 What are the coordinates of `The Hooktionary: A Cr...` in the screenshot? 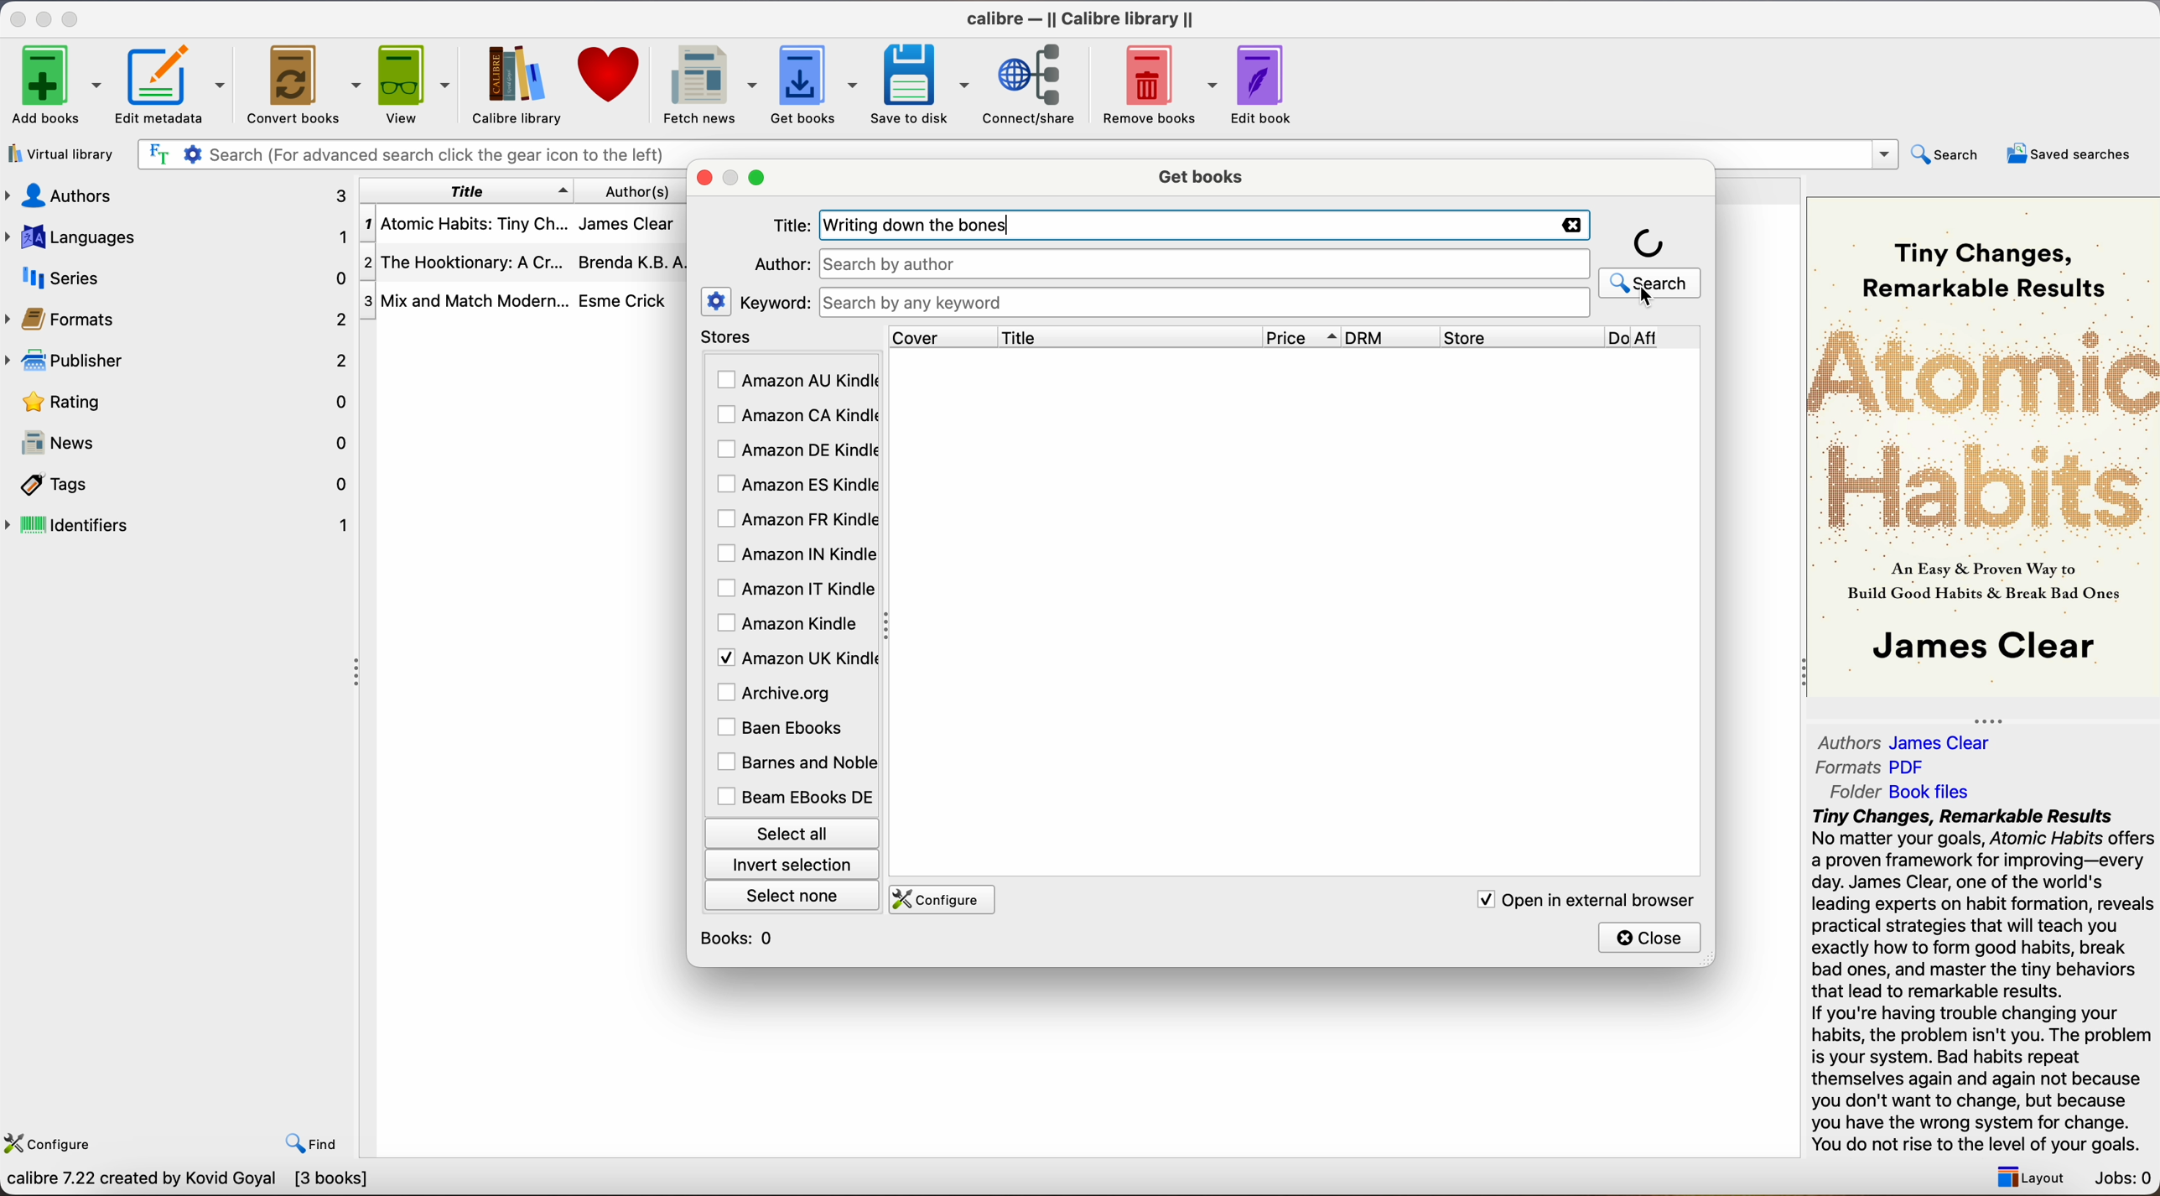 It's located at (465, 265).